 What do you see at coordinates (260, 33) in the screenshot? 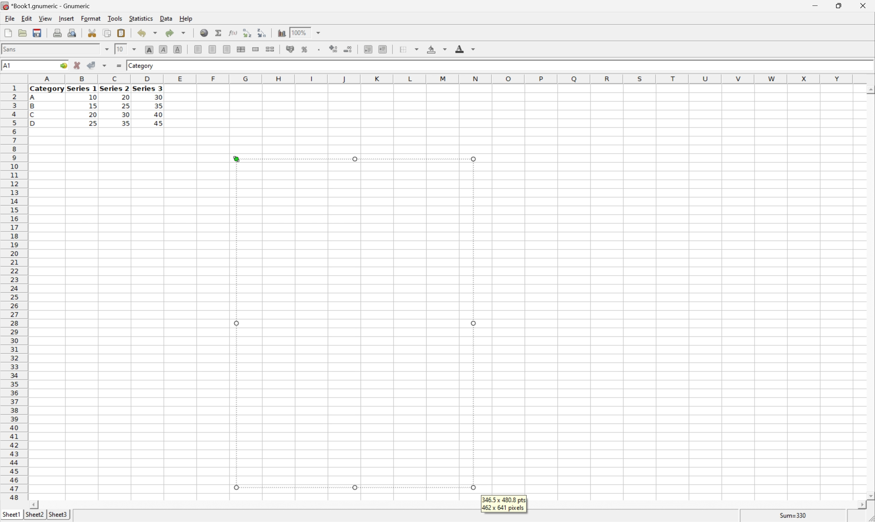
I see `Sort the selected region in descending order based on the first column selected` at bounding box center [260, 33].